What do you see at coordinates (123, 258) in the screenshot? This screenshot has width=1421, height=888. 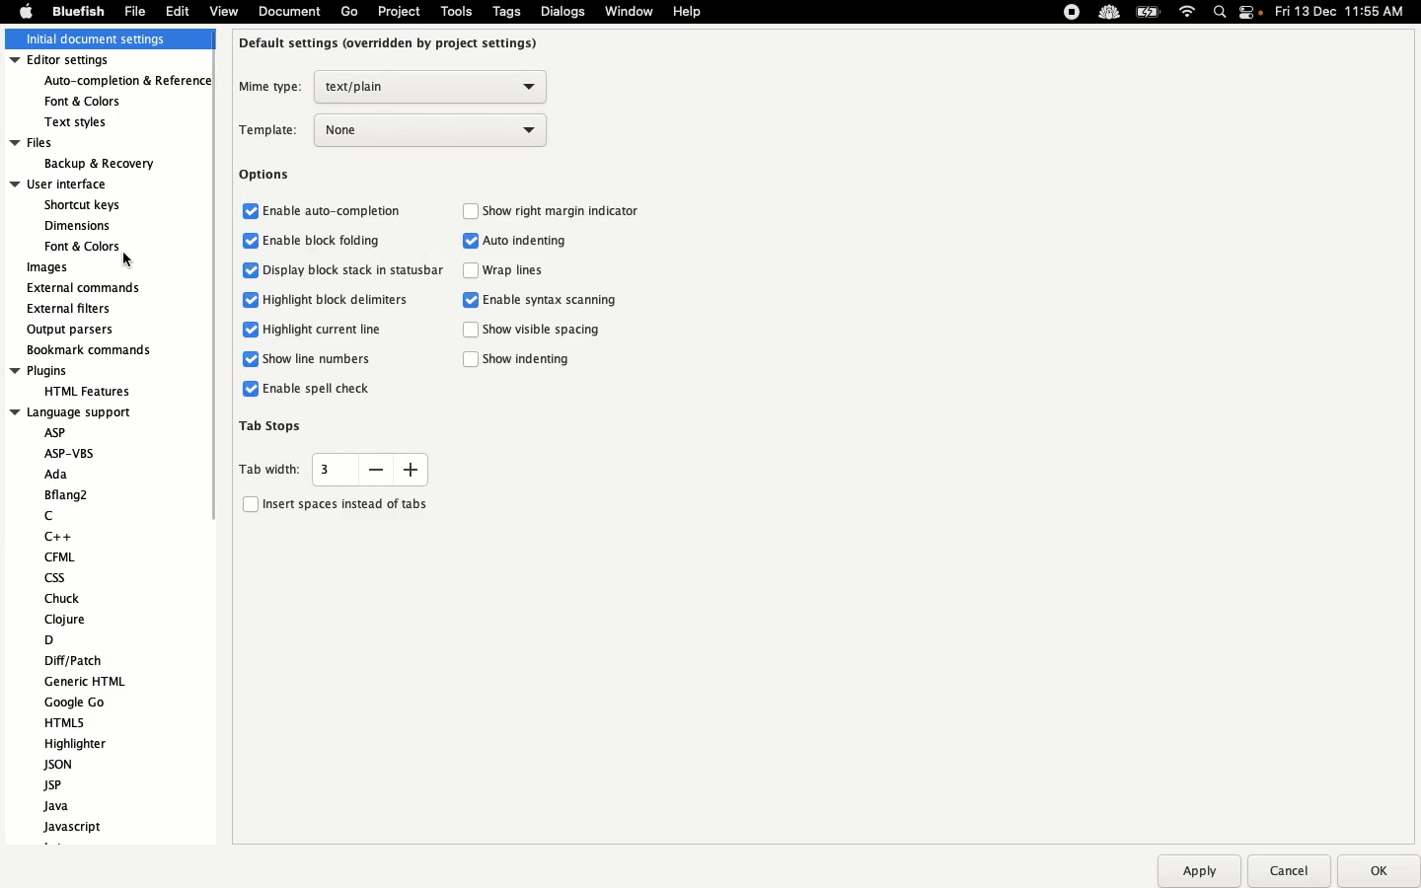 I see `cursor` at bounding box center [123, 258].